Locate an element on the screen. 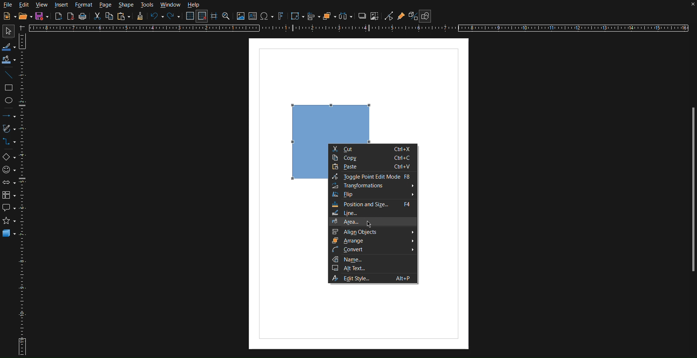  Save is located at coordinates (42, 16).